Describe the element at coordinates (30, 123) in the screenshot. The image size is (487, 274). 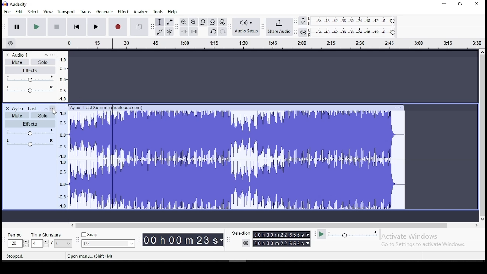
I see `effects` at that location.